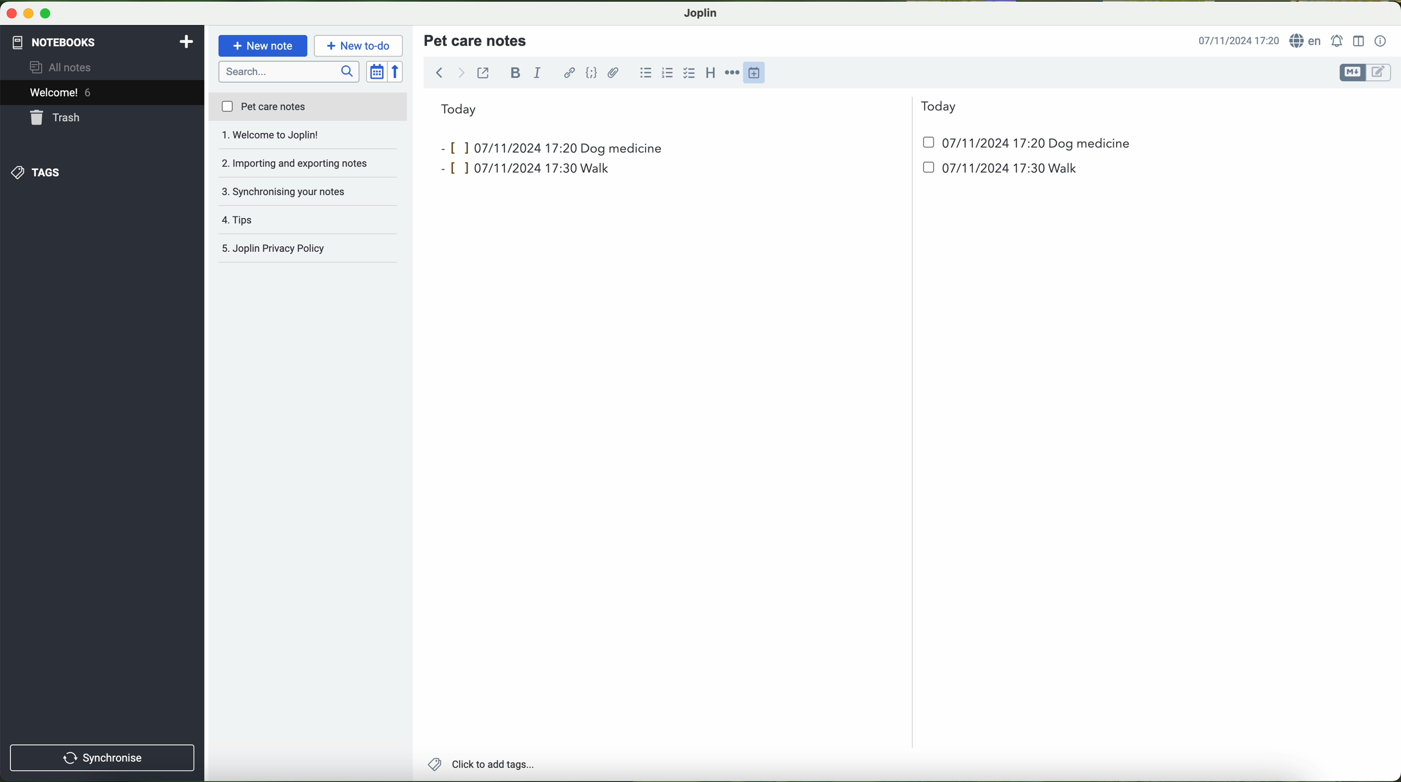 The width and height of the screenshot is (1401, 782). I want to click on notebooks, so click(53, 40).